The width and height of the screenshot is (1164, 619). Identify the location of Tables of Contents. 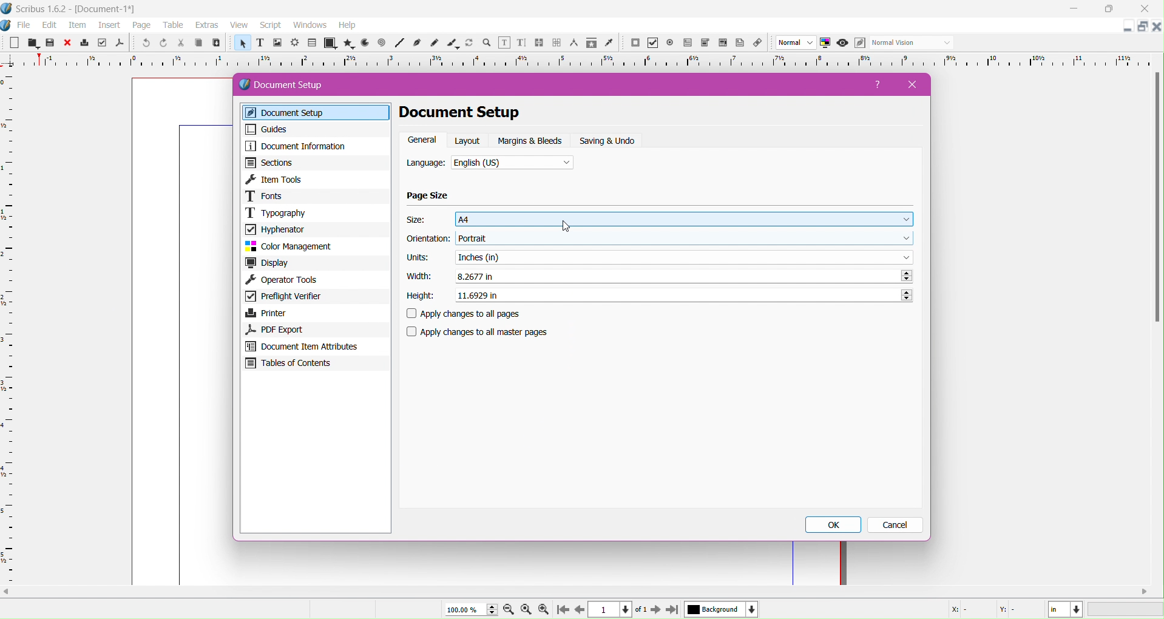
(315, 365).